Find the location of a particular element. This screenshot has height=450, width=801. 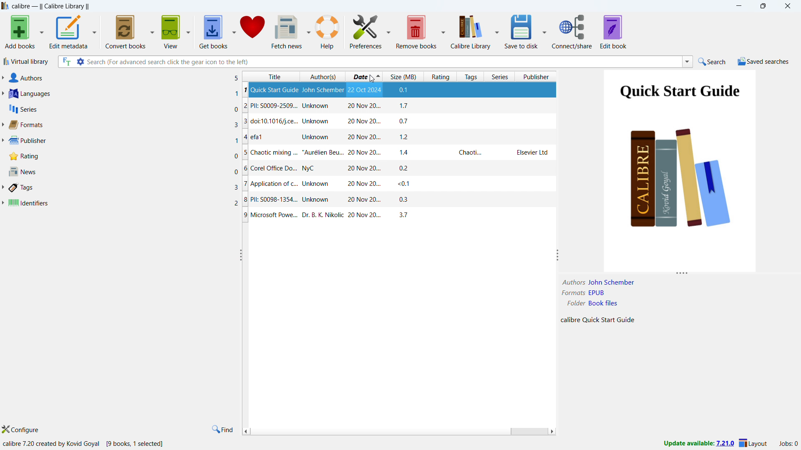

3.7 is located at coordinates (400, 215).